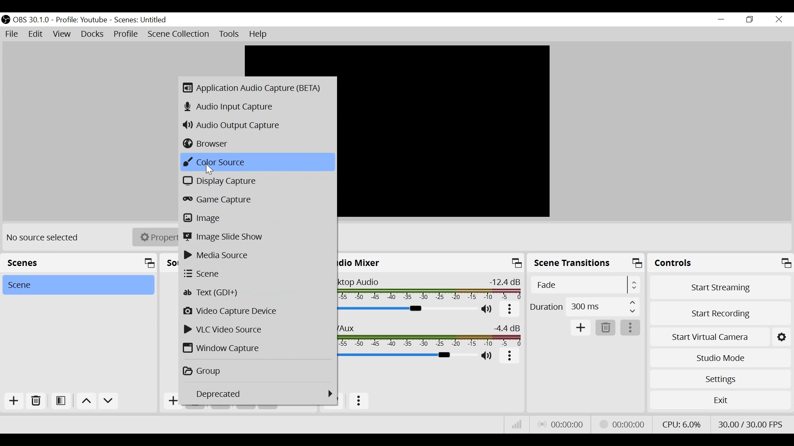 The width and height of the screenshot is (794, 446). I want to click on Controls, so click(721, 264).